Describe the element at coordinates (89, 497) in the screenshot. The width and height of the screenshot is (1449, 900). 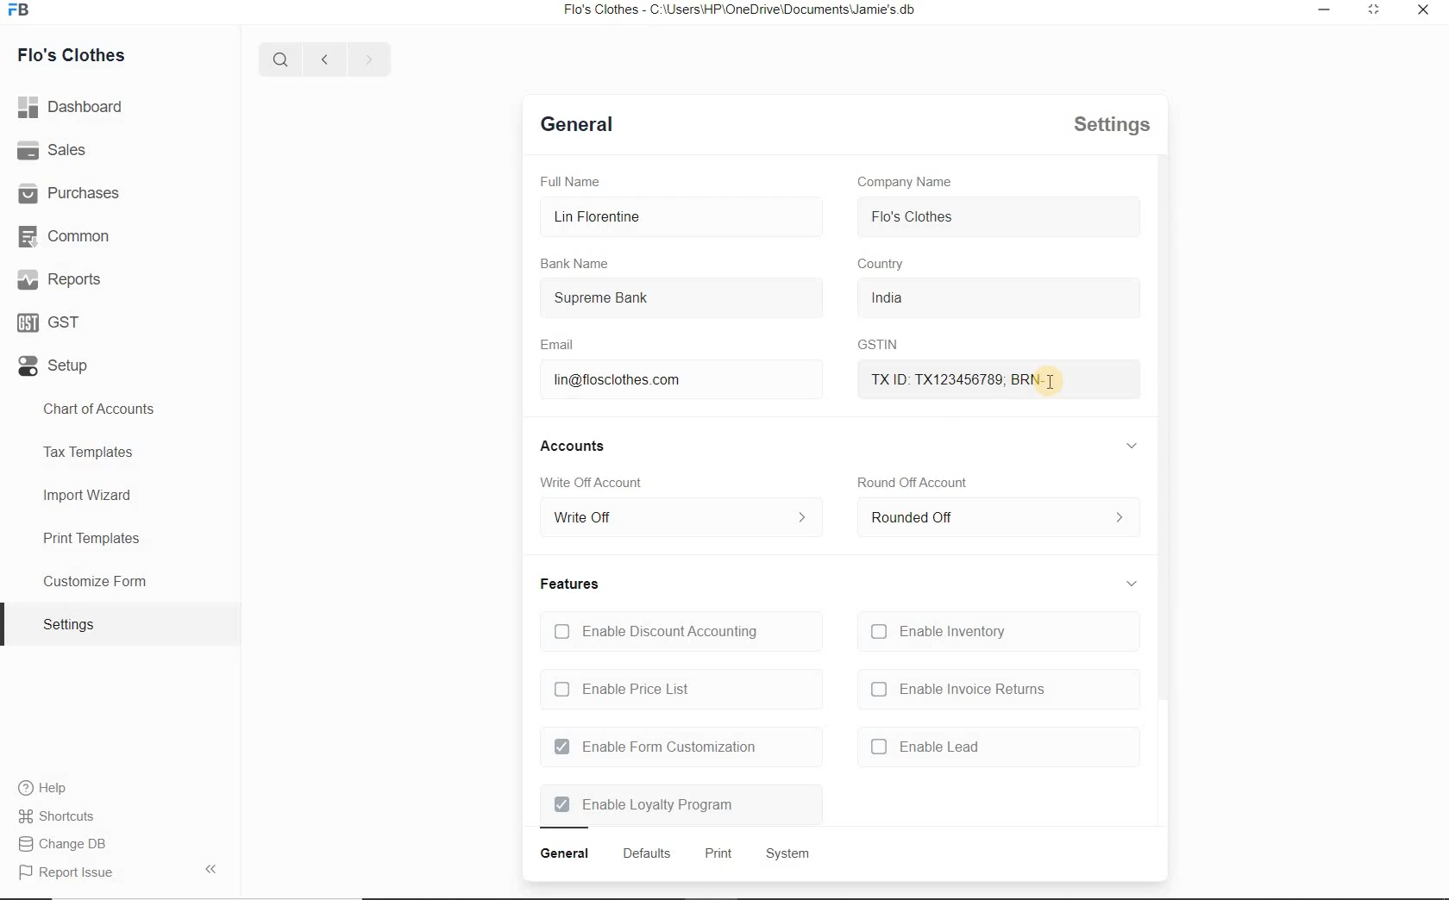
I see `Import Wizard` at that location.